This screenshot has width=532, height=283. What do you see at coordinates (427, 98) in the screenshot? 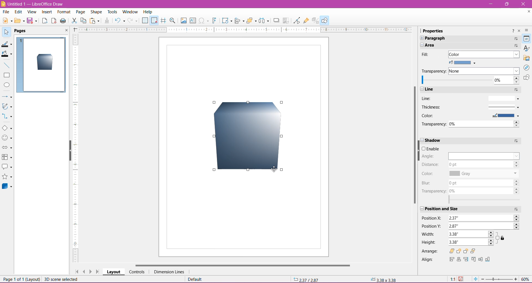
I see `Line` at bounding box center [427, 98].